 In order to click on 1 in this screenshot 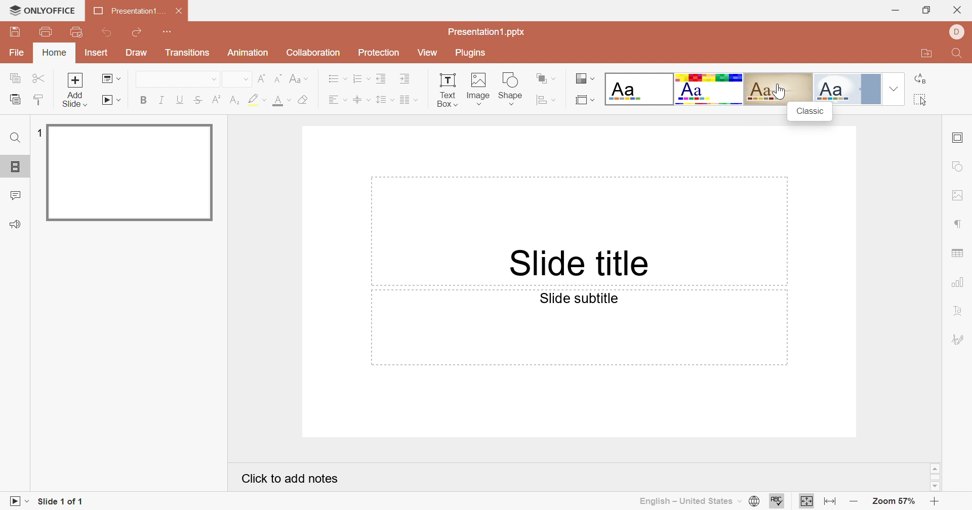, I will do `click(37, 131)`.